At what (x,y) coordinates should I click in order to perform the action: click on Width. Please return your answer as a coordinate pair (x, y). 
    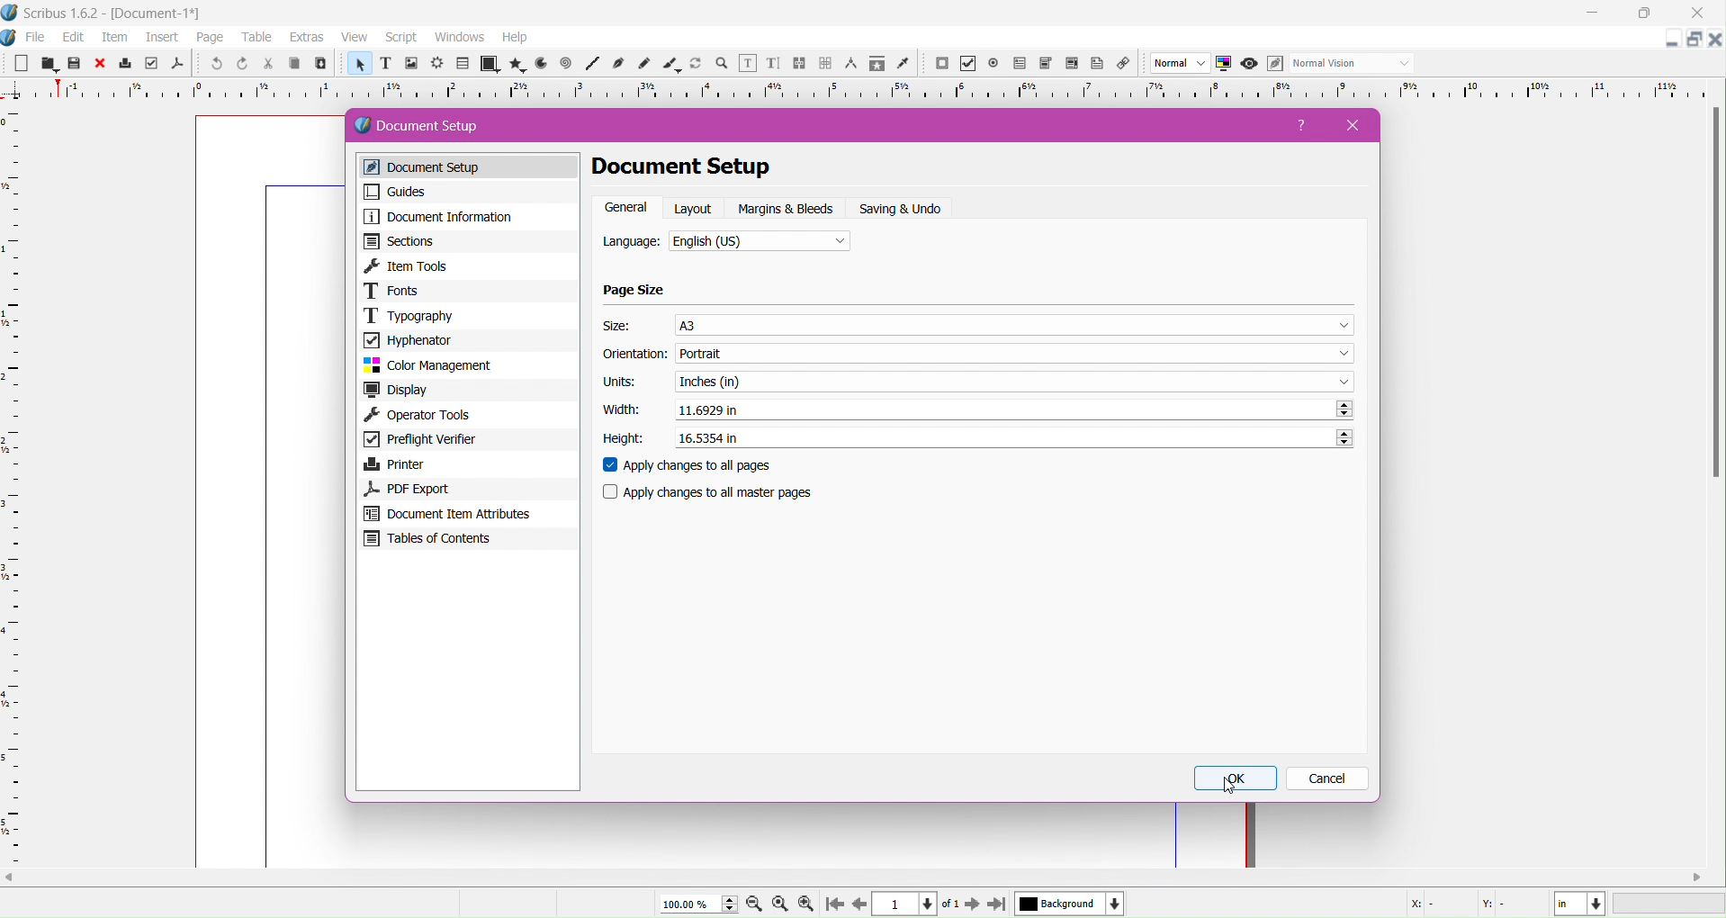
    Looking at the image, I should click on (618, 409).